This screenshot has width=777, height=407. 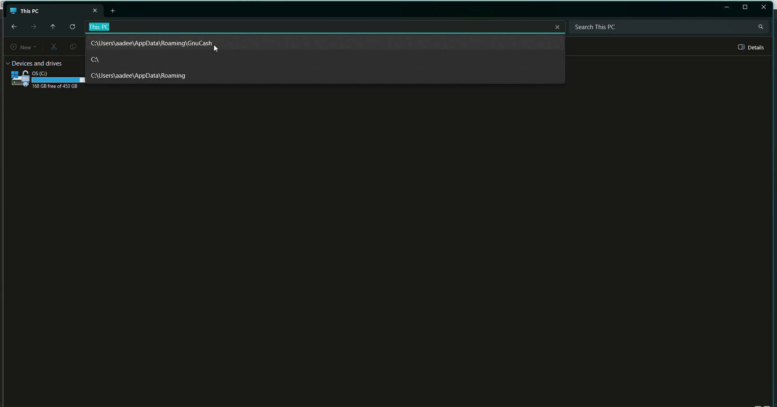 I want to click on File path 1, so click(x=152, y=43).